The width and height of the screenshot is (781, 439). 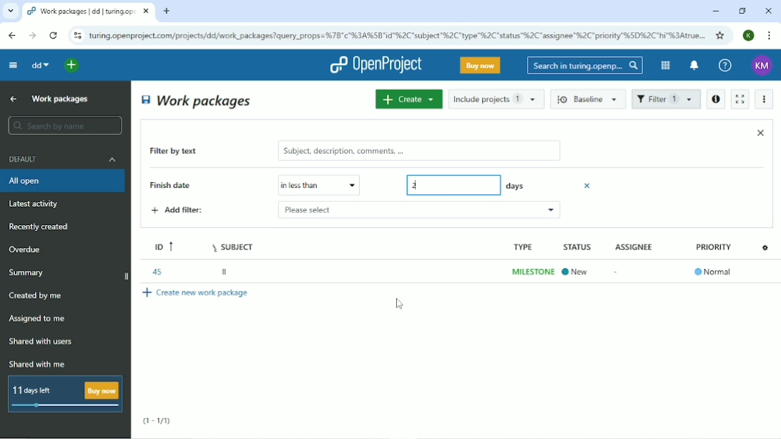 I want to click on Help, so click(x=725, y=66).